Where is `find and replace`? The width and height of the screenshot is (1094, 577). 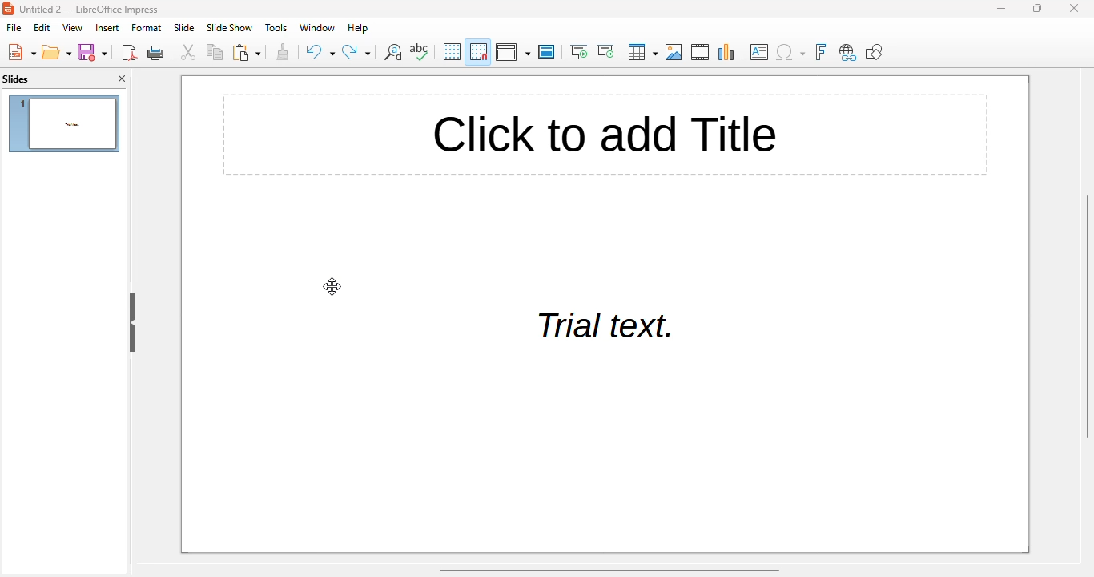
find and replace is located at coordinates (392, 52).